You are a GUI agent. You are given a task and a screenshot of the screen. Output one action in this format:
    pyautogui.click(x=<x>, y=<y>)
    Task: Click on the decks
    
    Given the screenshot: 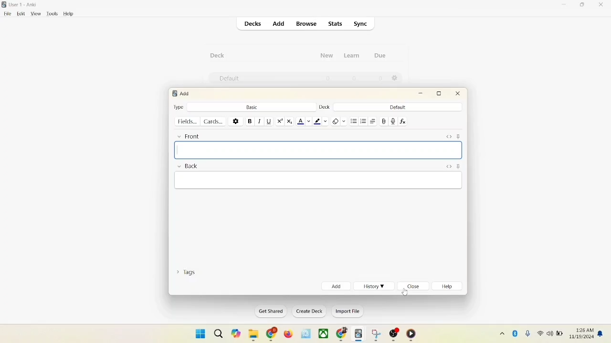 What is the action you would take?
    pyautogui.click(x=253, y=24)
    